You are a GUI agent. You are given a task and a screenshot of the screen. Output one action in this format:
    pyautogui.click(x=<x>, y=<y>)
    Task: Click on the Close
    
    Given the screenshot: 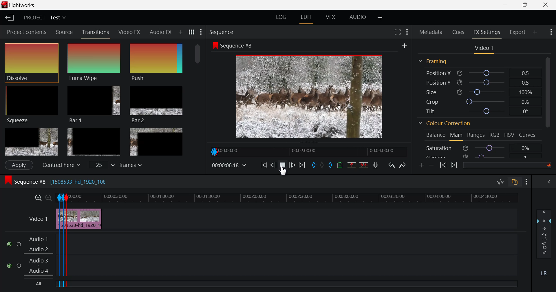 What is the action you would take?
    pyautogui.click(x=544, y=5)
    